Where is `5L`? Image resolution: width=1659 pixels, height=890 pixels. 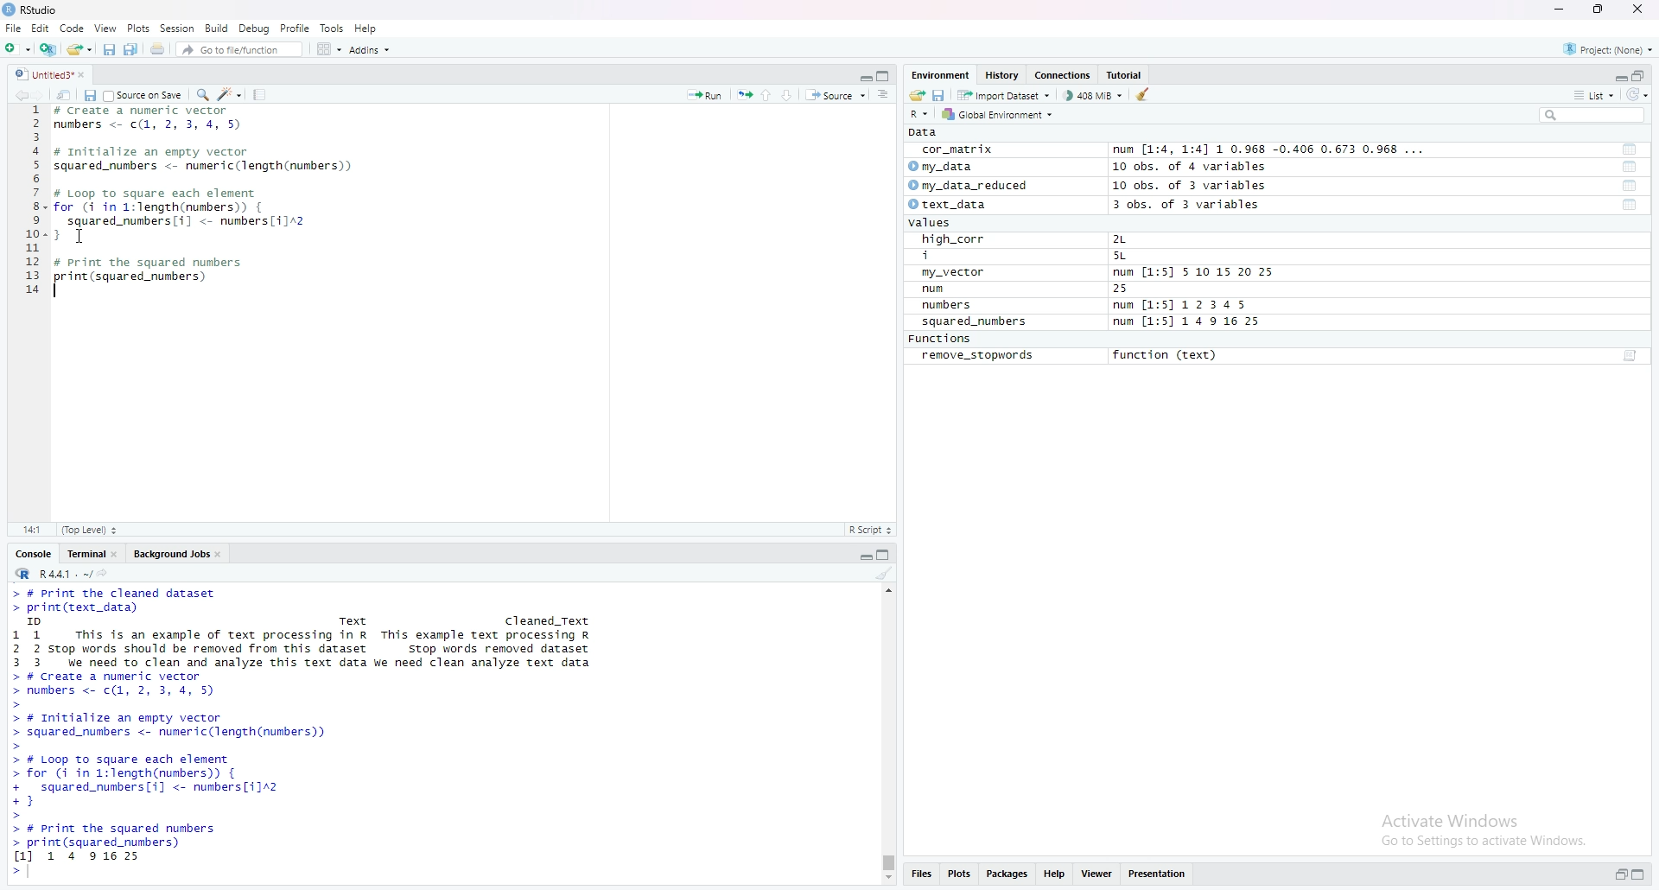 5L is located at coordinates (1123, 257).